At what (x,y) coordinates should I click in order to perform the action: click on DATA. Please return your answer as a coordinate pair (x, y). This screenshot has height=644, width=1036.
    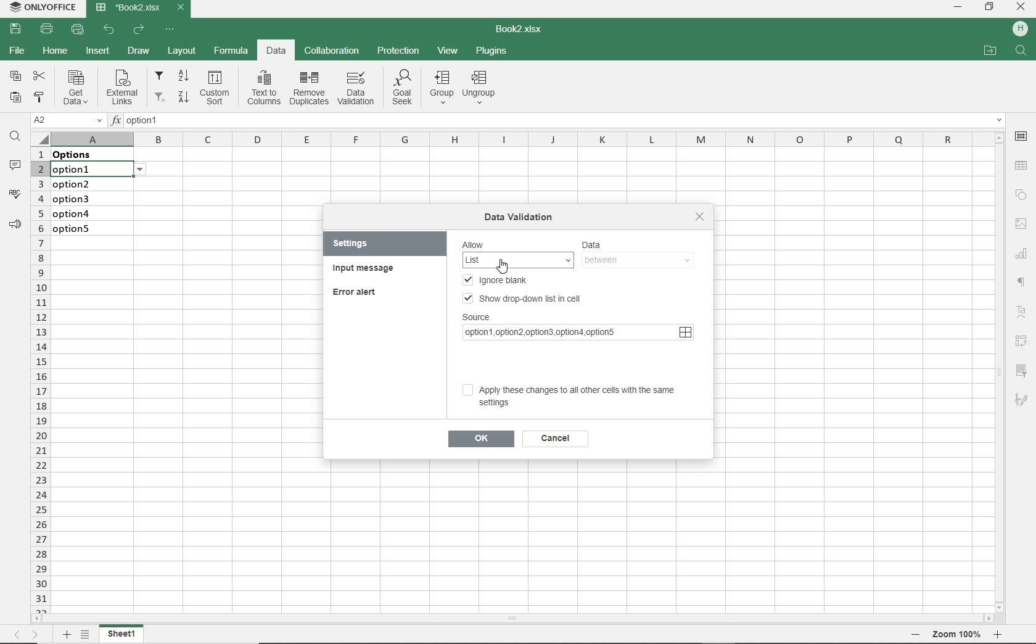
    Looking at the image, I should click on (640, 243).